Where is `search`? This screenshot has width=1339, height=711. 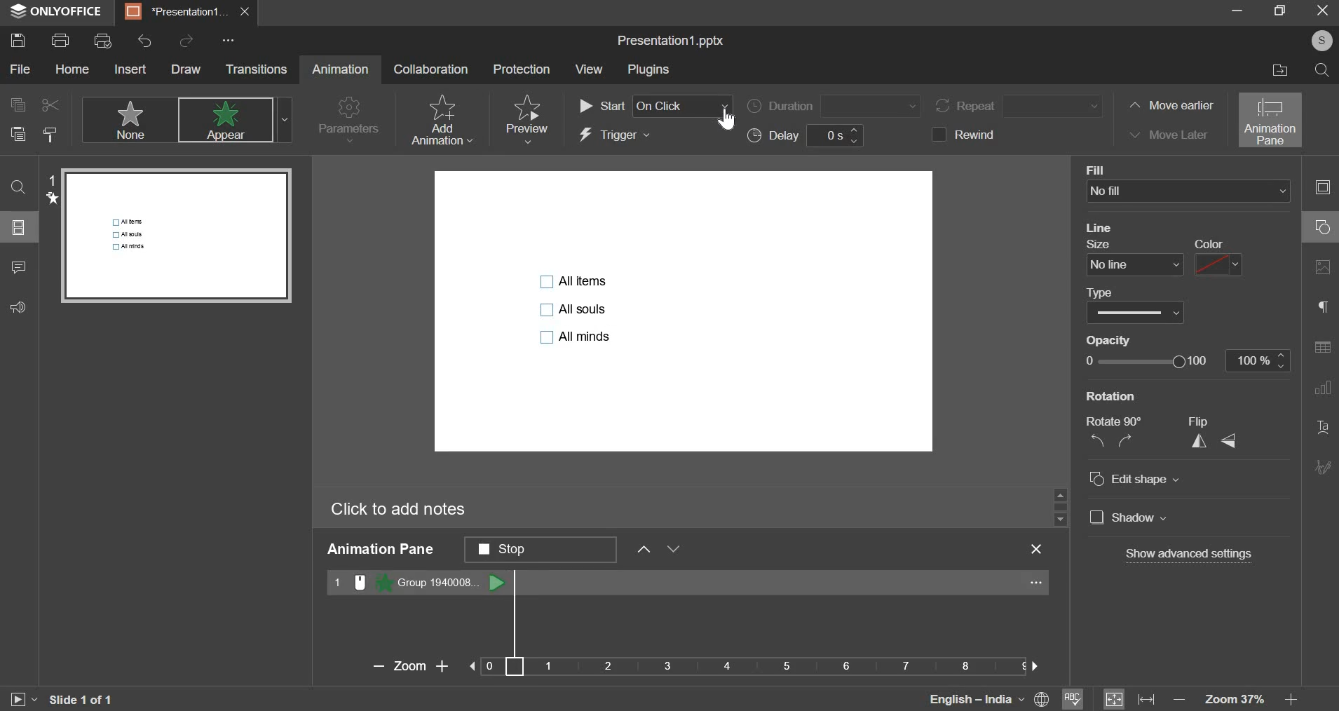 search is located at coordinates (1321, 69).